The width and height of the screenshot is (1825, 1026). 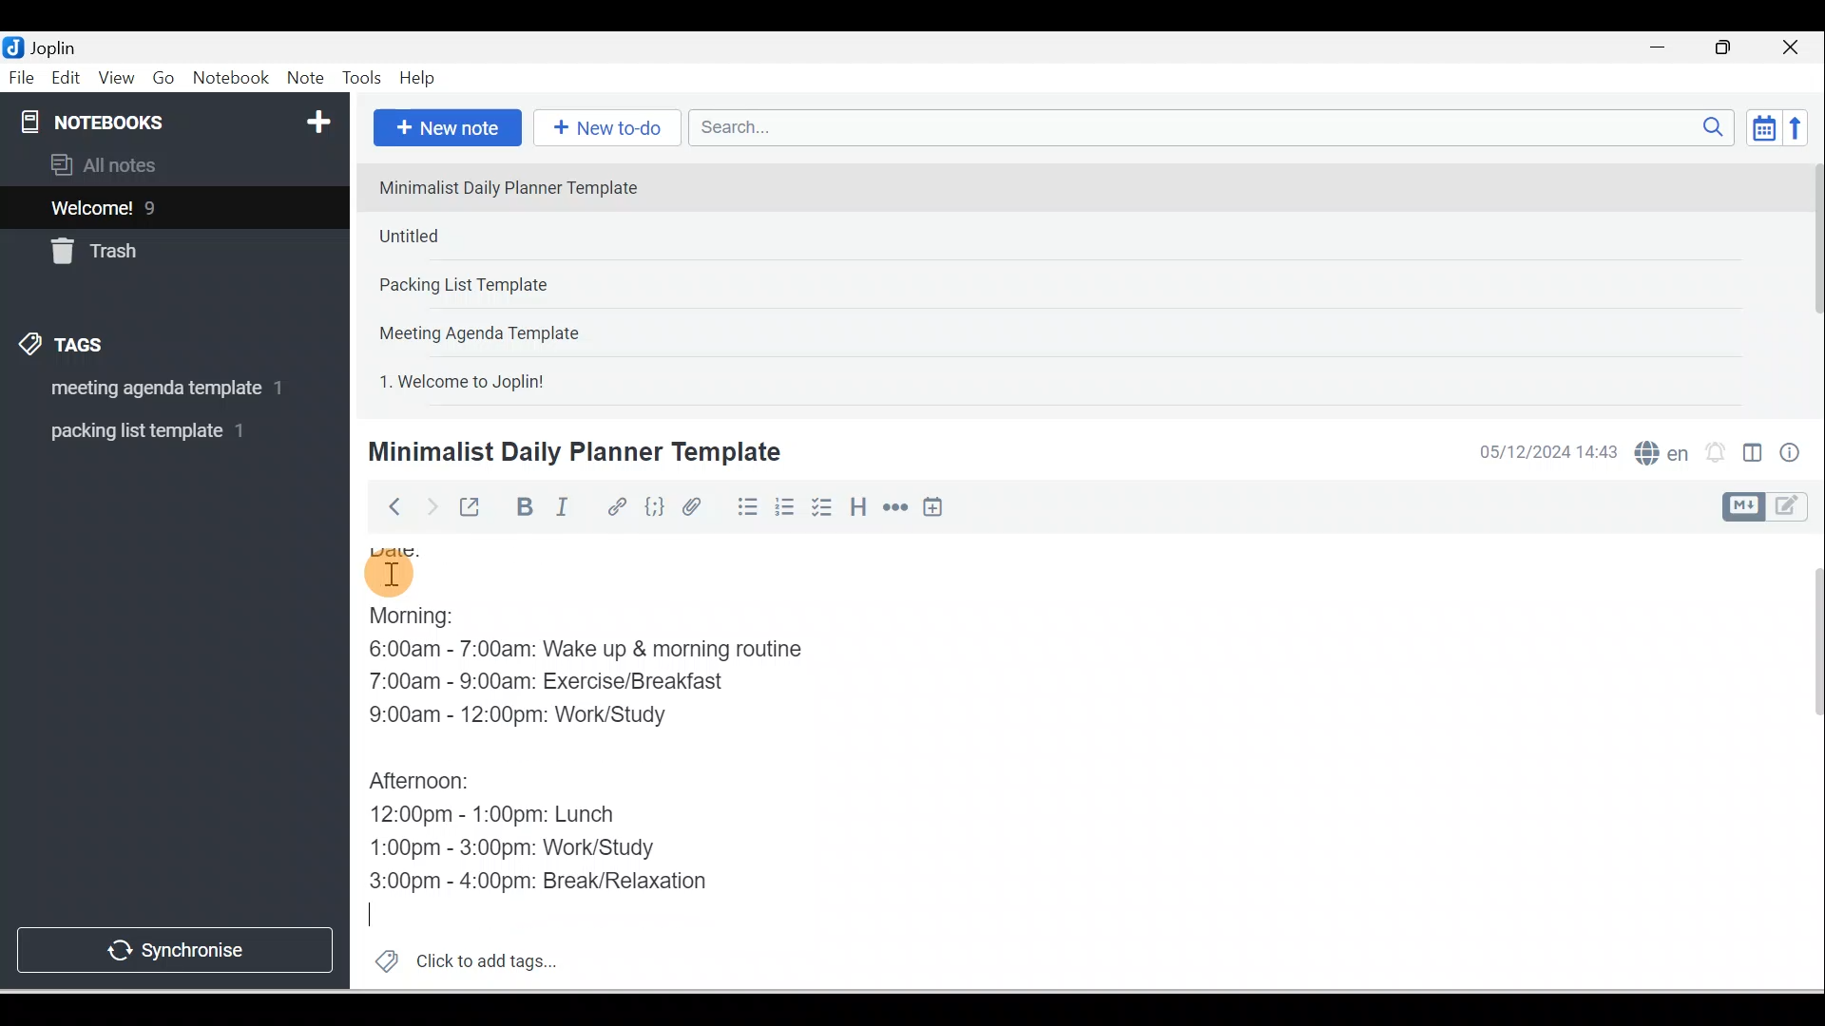 What do you see at coordinates (571, 452) in the screenshot?
I see `Minimalist Daily Planner Template` at bounding box center [571, 452].